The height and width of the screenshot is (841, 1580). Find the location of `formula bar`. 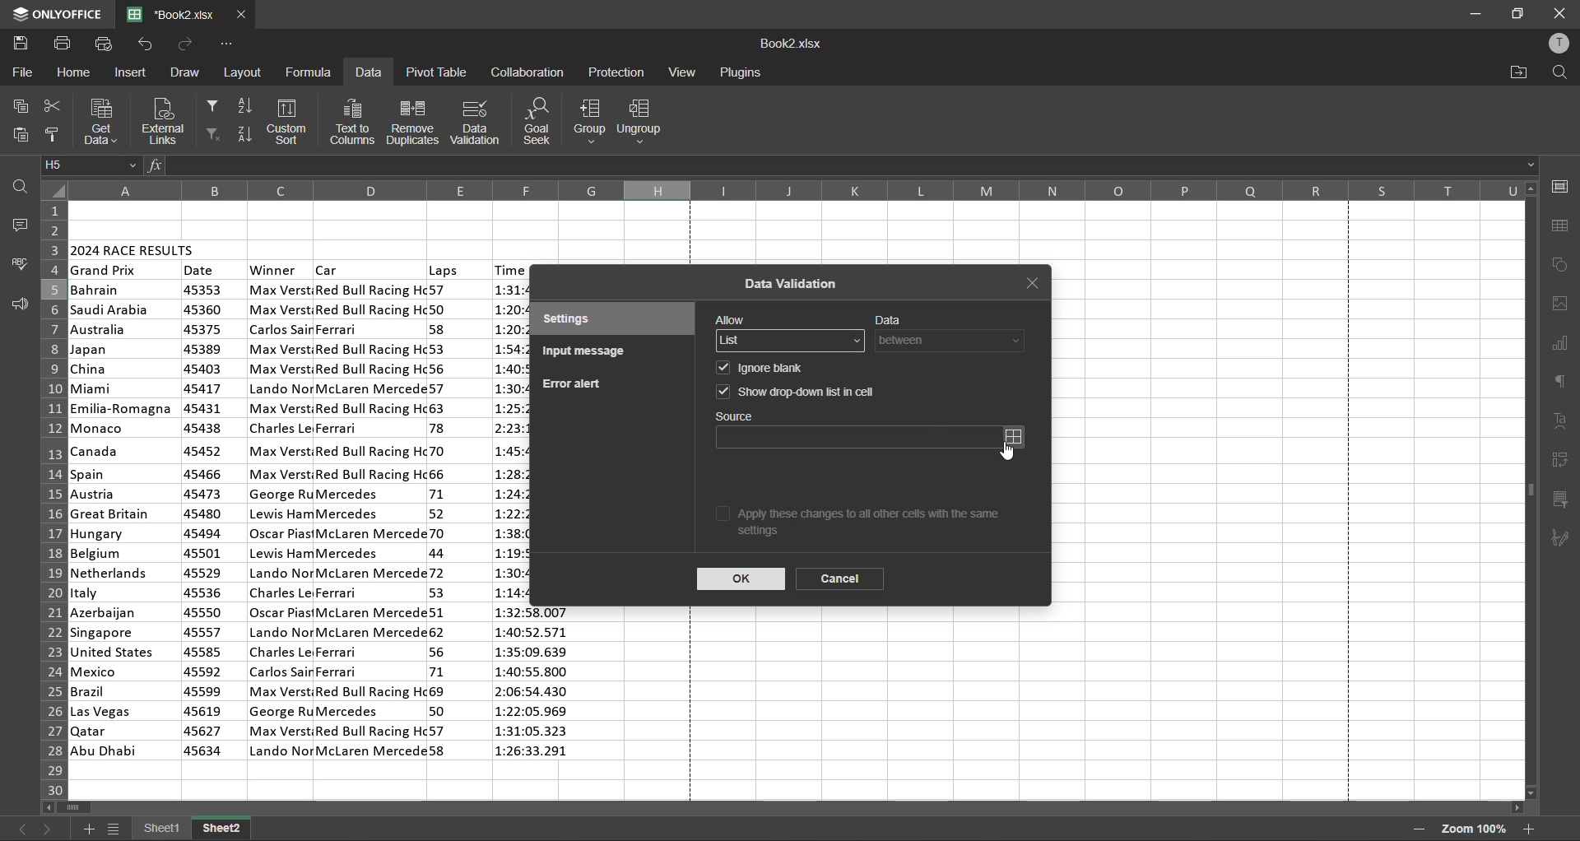

formula bar is located at coordinates (848, 165).